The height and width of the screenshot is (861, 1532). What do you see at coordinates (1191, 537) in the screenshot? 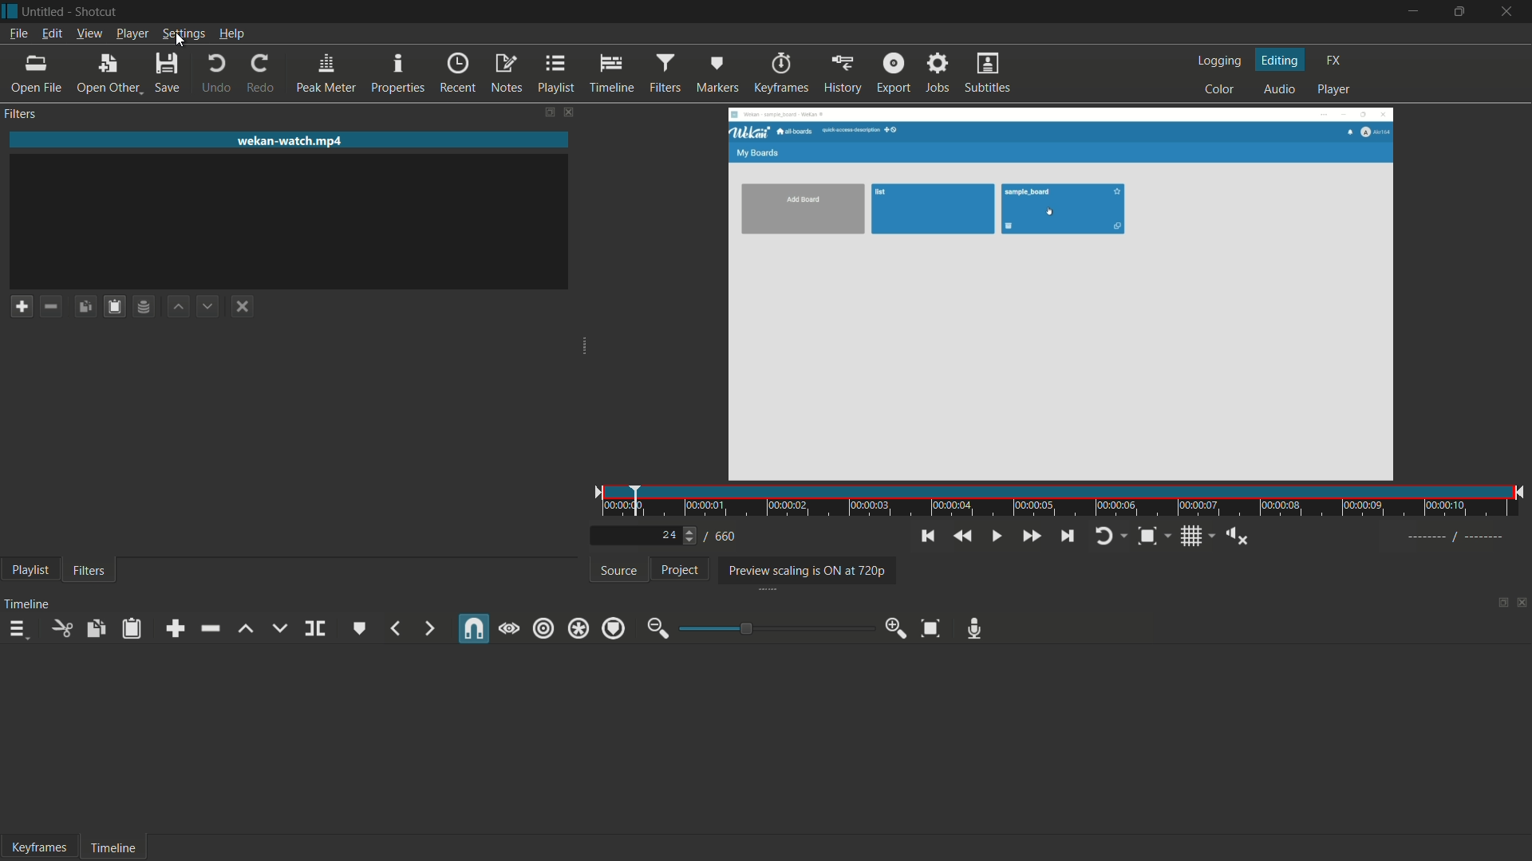
I see `toggle grid` at bounding box center [1191, 537].